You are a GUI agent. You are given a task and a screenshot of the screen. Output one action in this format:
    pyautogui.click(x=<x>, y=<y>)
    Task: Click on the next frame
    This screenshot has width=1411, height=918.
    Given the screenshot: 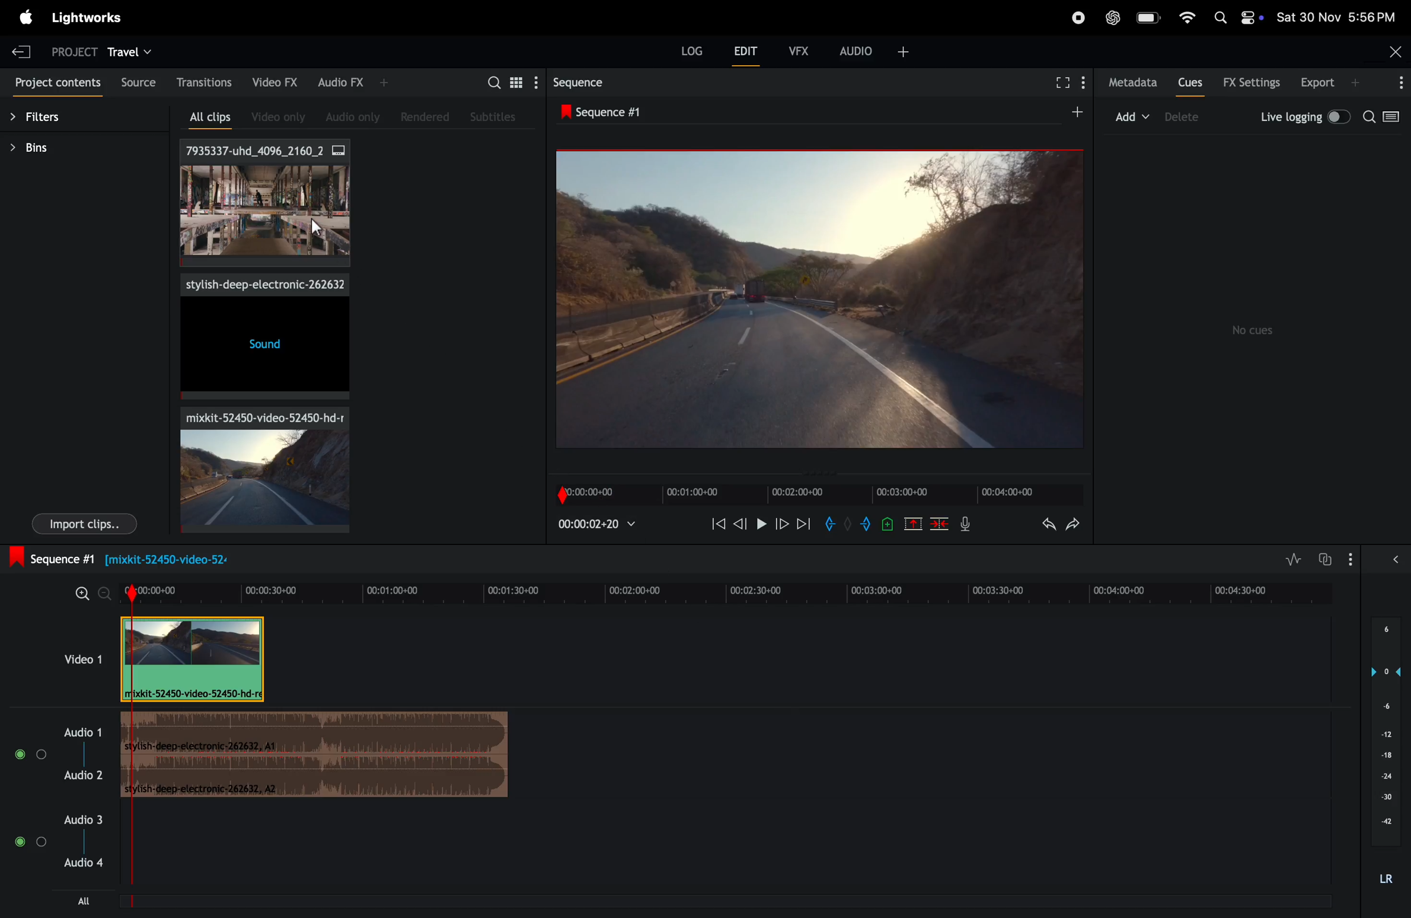 What is the action you would take?
    pyautogui.click(x=783, y=525)
    